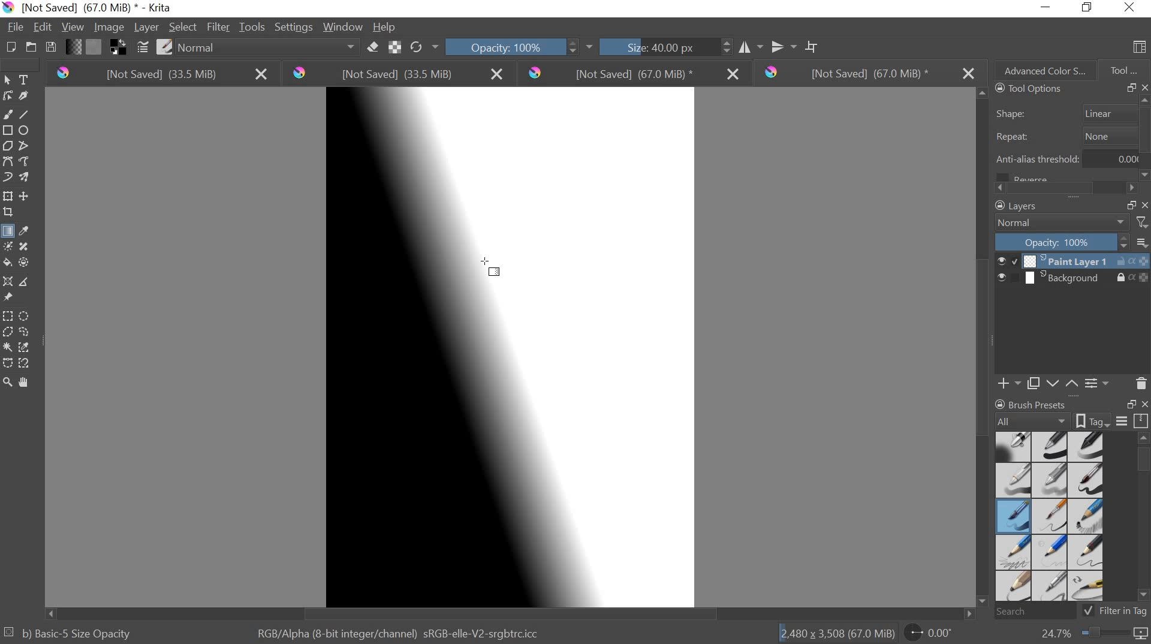 This screenshot has width=1151, height=644. What do you see at coordinates (218, 27) in the screenshot?
I see `FILTER` at bounding box center [218, 27].